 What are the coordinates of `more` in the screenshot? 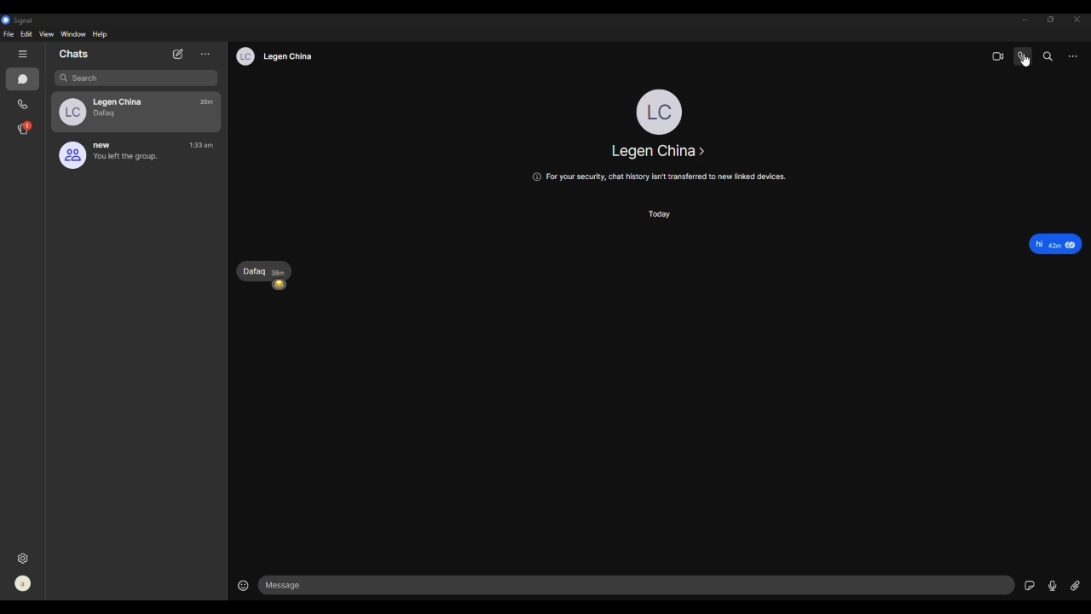 It's located at (1071, 57).